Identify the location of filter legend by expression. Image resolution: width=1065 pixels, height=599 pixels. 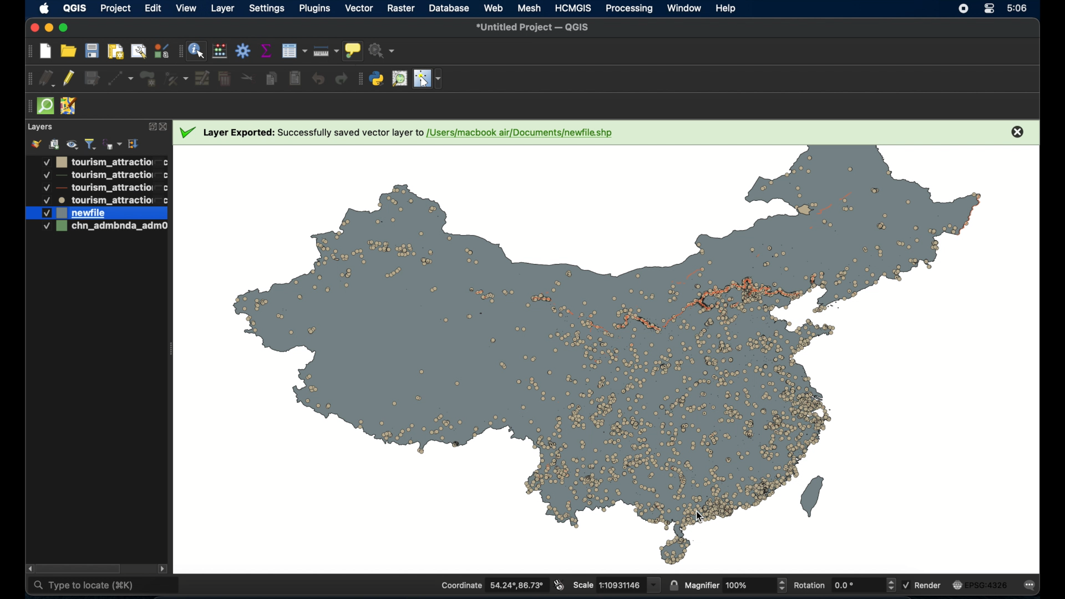
(113, 143).